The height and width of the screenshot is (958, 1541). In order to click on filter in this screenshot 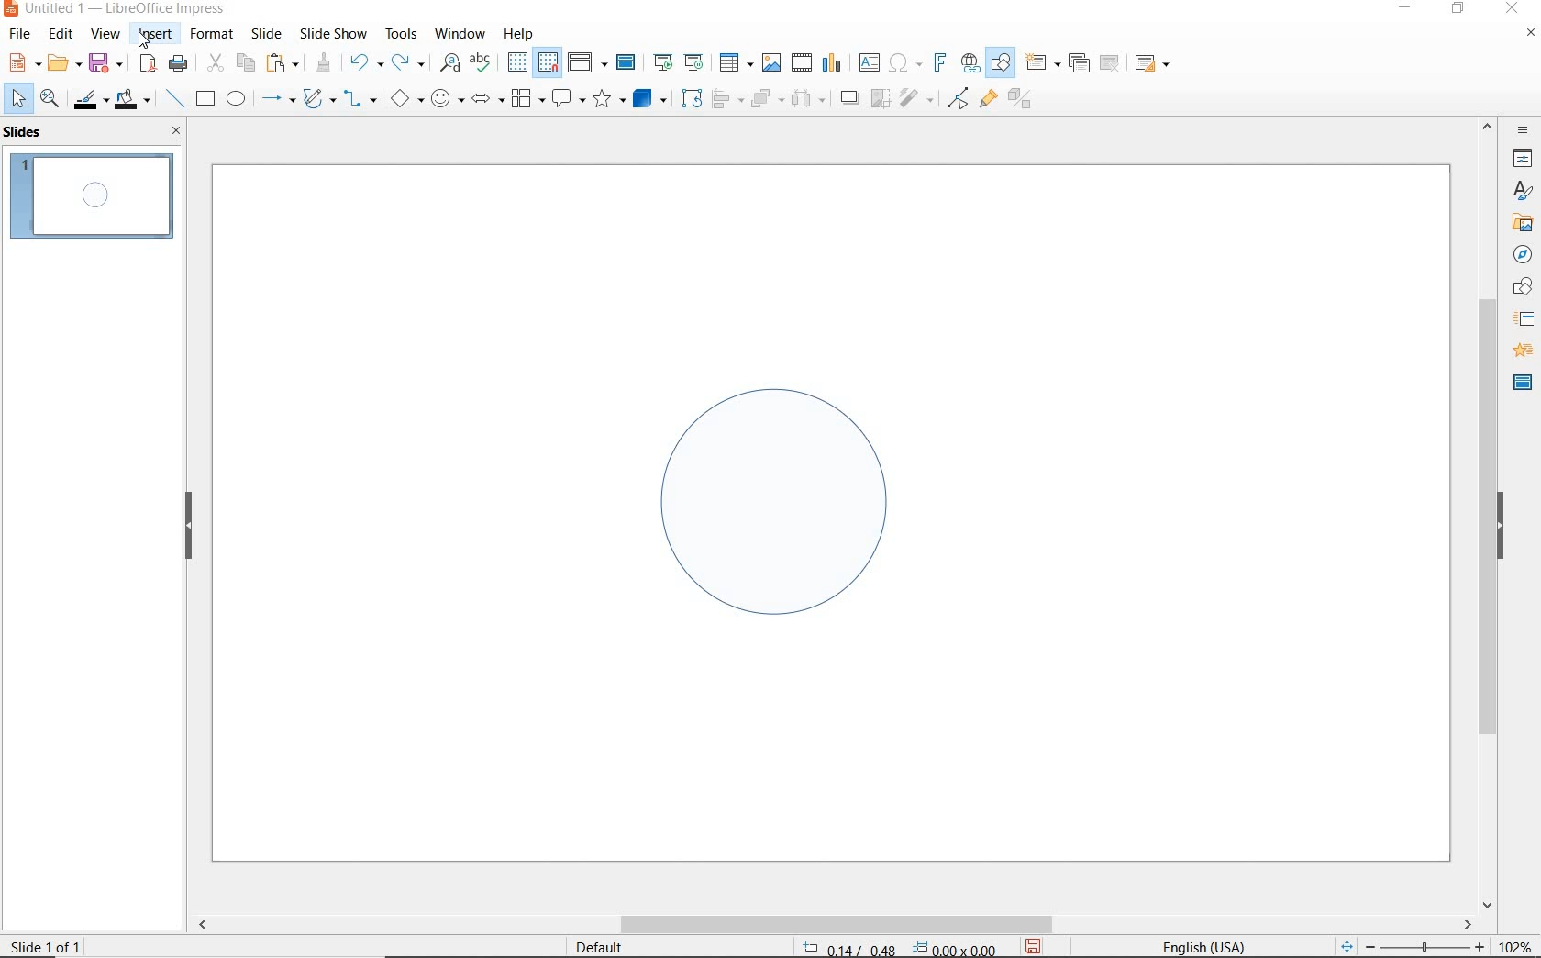, I will do `click(958, 95)`.